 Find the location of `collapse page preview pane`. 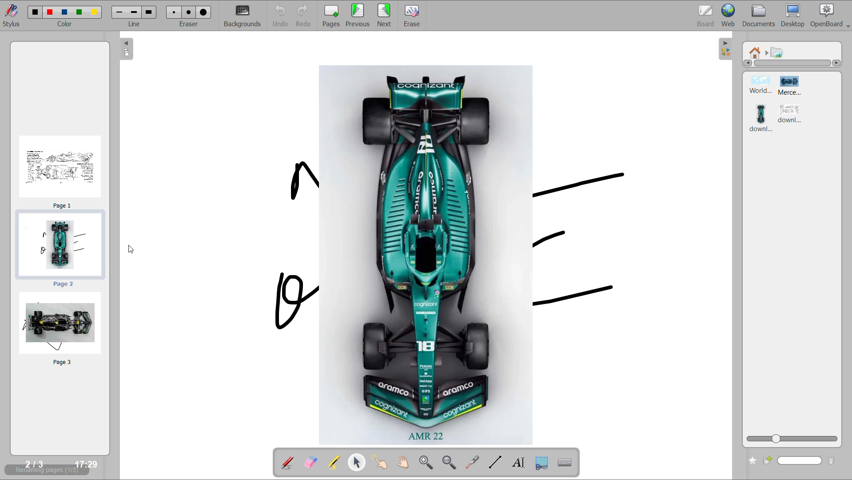

collapse page preview pane is located at coordinates (127, 50).